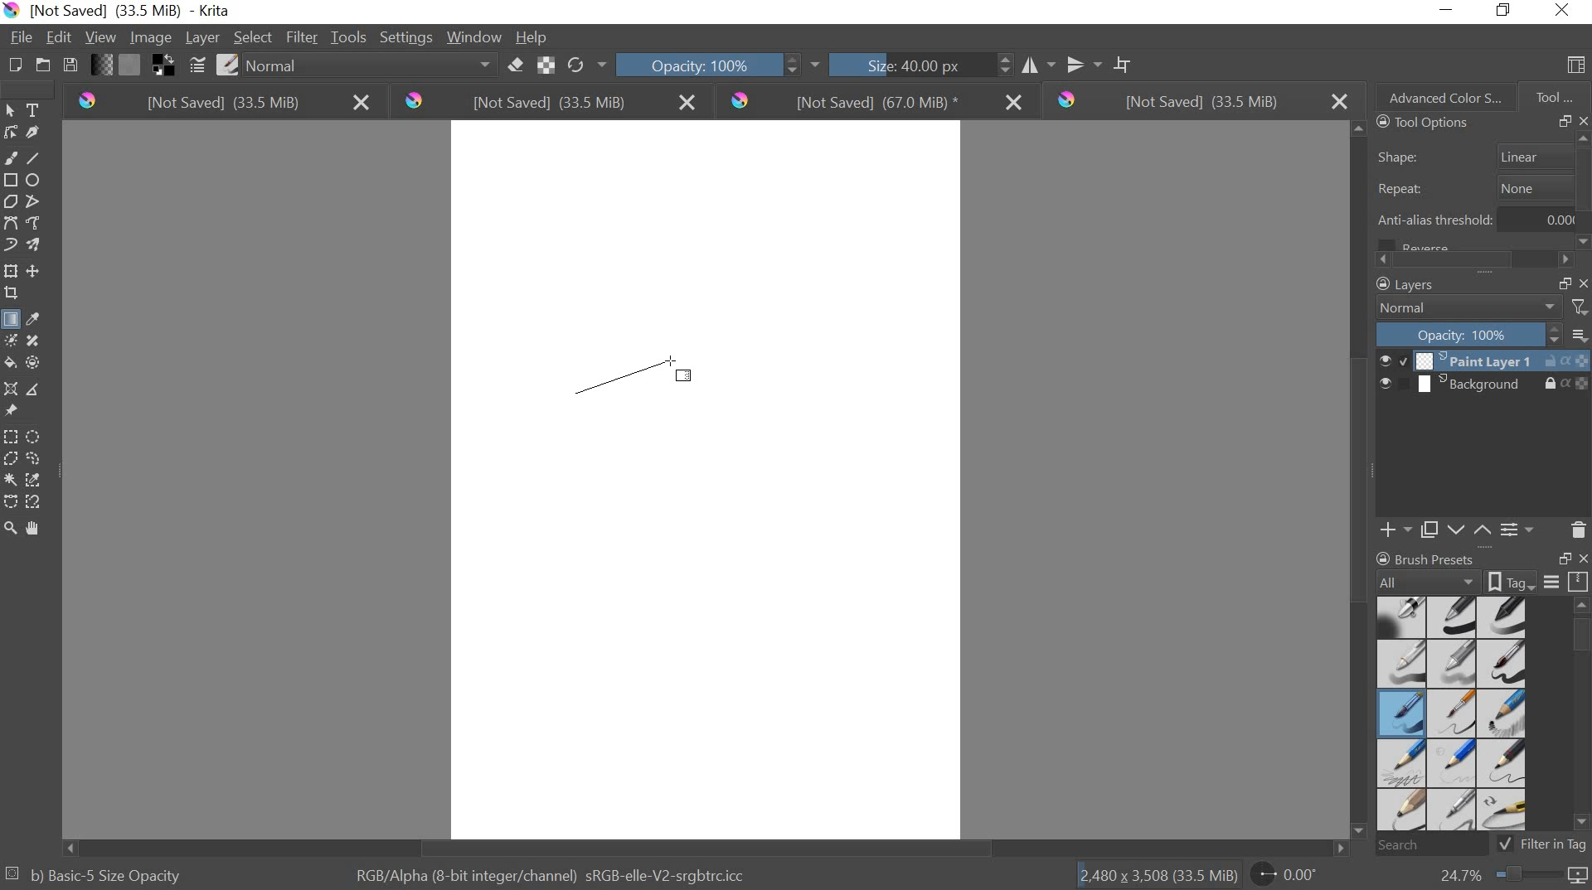  I want to click on FILL GRADIENTS, so click(104, 66).